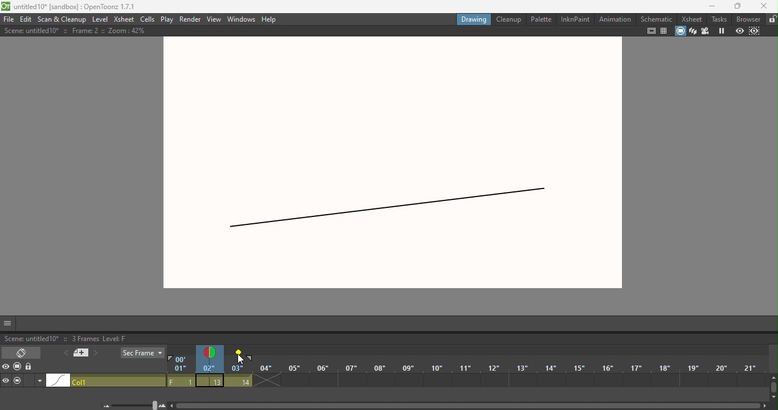  Describe the element at coordinates (74, 31) in the screenshot. I see `Scene: untitled10* :: Frame: 2 :: Zoom: 42%` at that location.